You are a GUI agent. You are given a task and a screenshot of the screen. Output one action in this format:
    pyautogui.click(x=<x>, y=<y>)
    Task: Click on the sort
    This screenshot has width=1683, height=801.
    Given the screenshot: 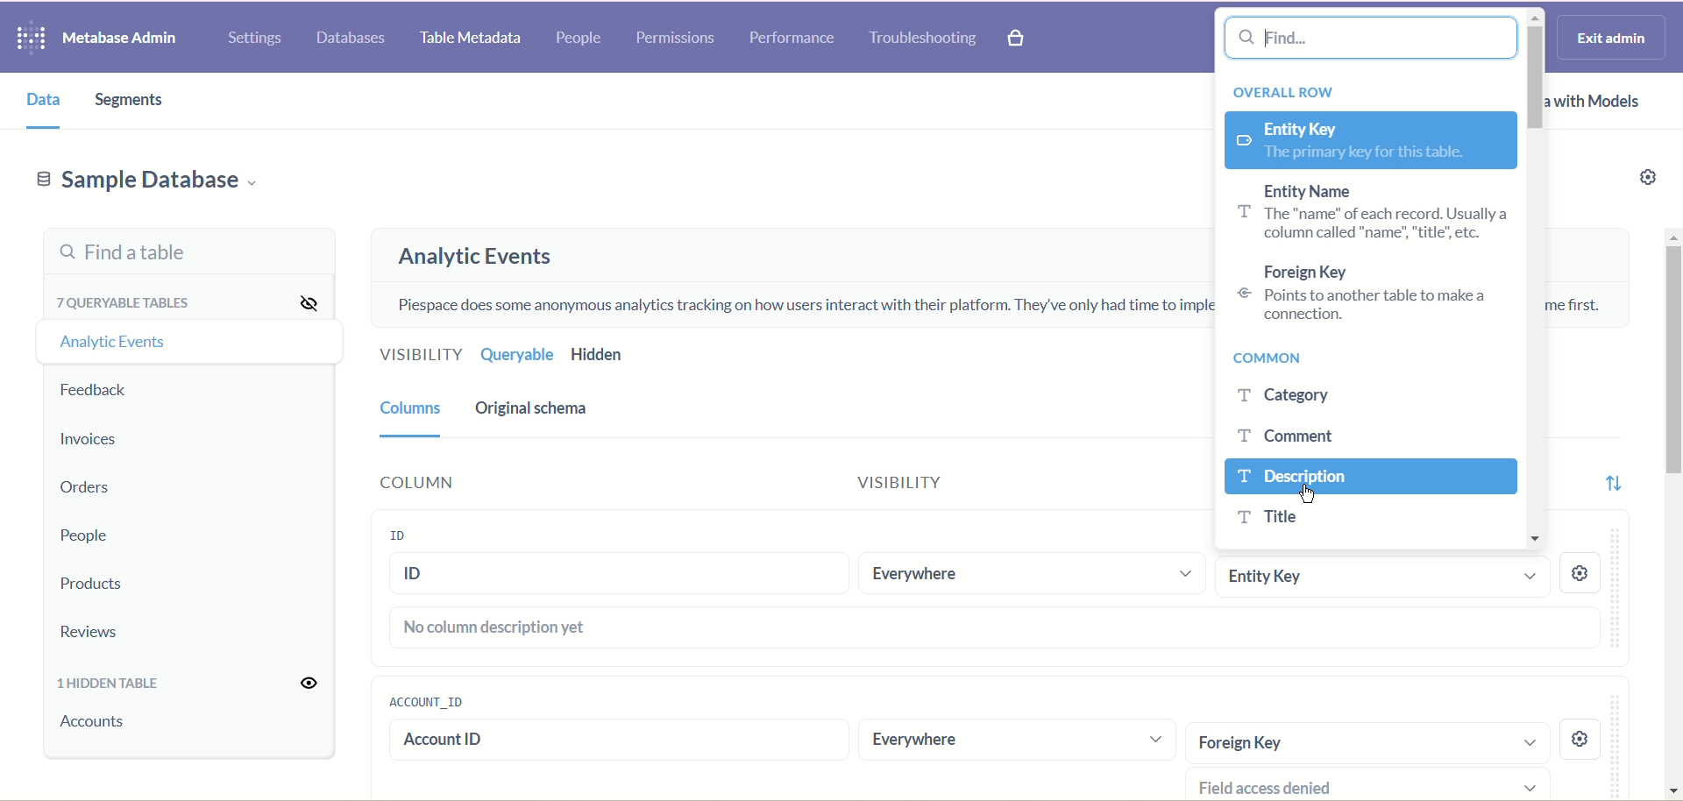 What is the action you would take?
    pyautogui.click(x=1616, y=482)
    